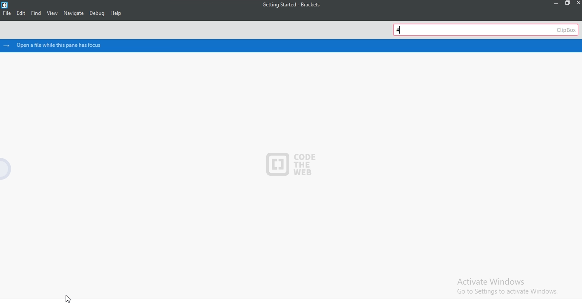 This screenshot has width=582, height=308. What do you see at coordinates (6, 14) in the screenshot?
I see `file` at bounding box center [6, 14].